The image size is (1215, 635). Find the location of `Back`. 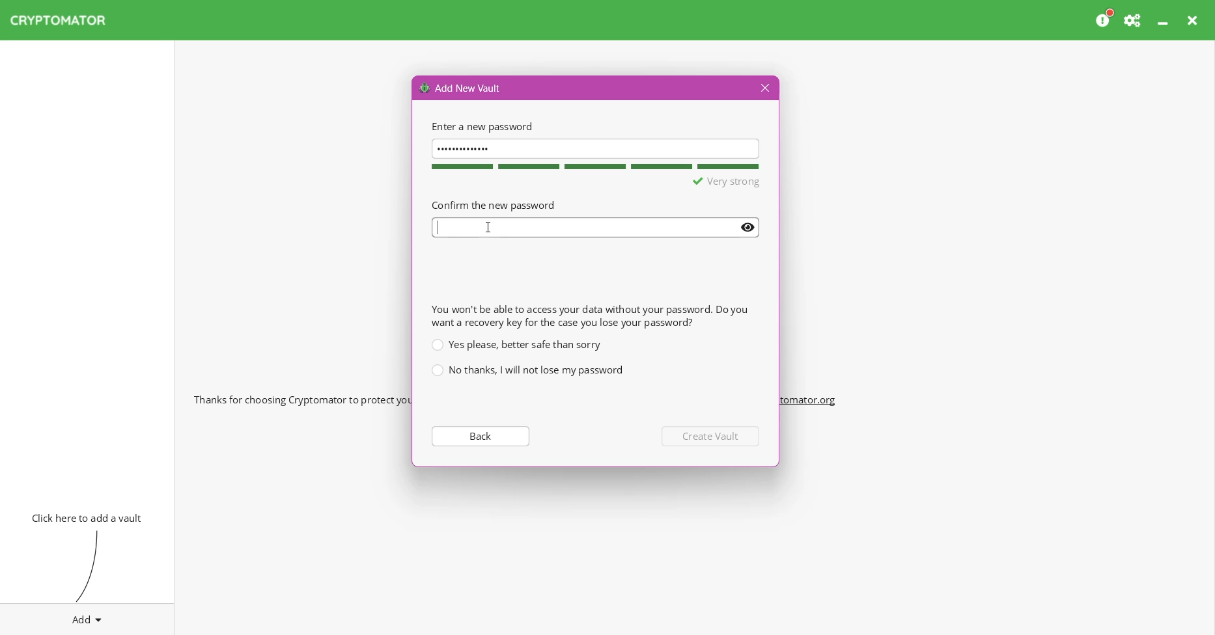

Back is located at coordinates (479, 435).